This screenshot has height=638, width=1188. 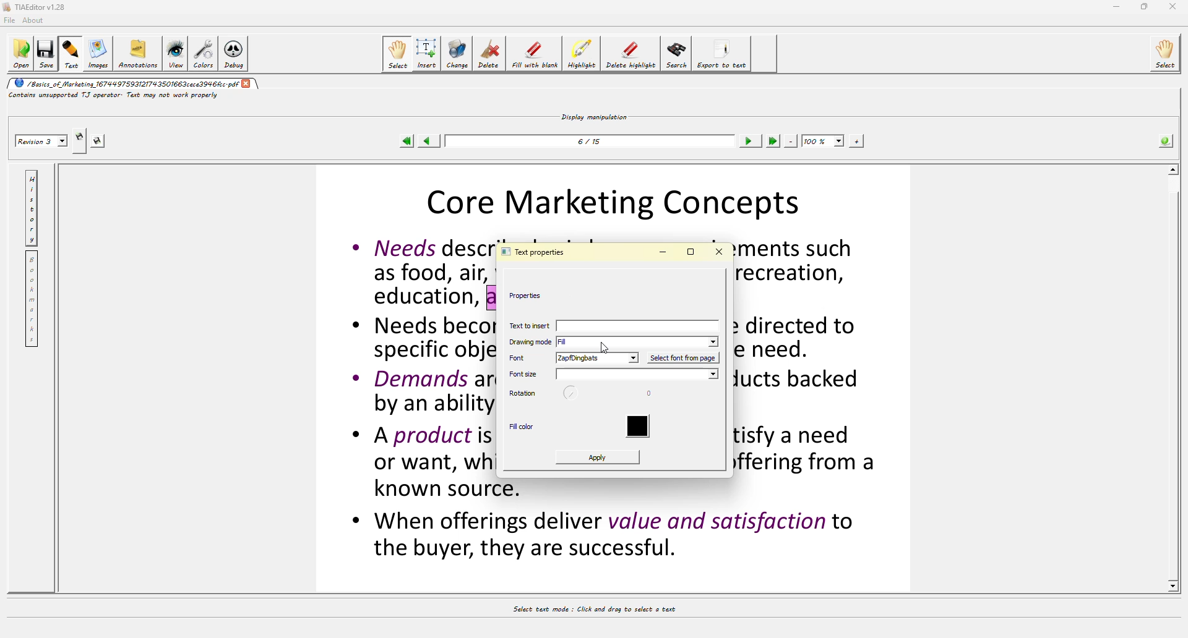 What do you see at coordinates (1171, 169) in the screenshot?
I see `scroll up` at bounding box center [1171, 169].